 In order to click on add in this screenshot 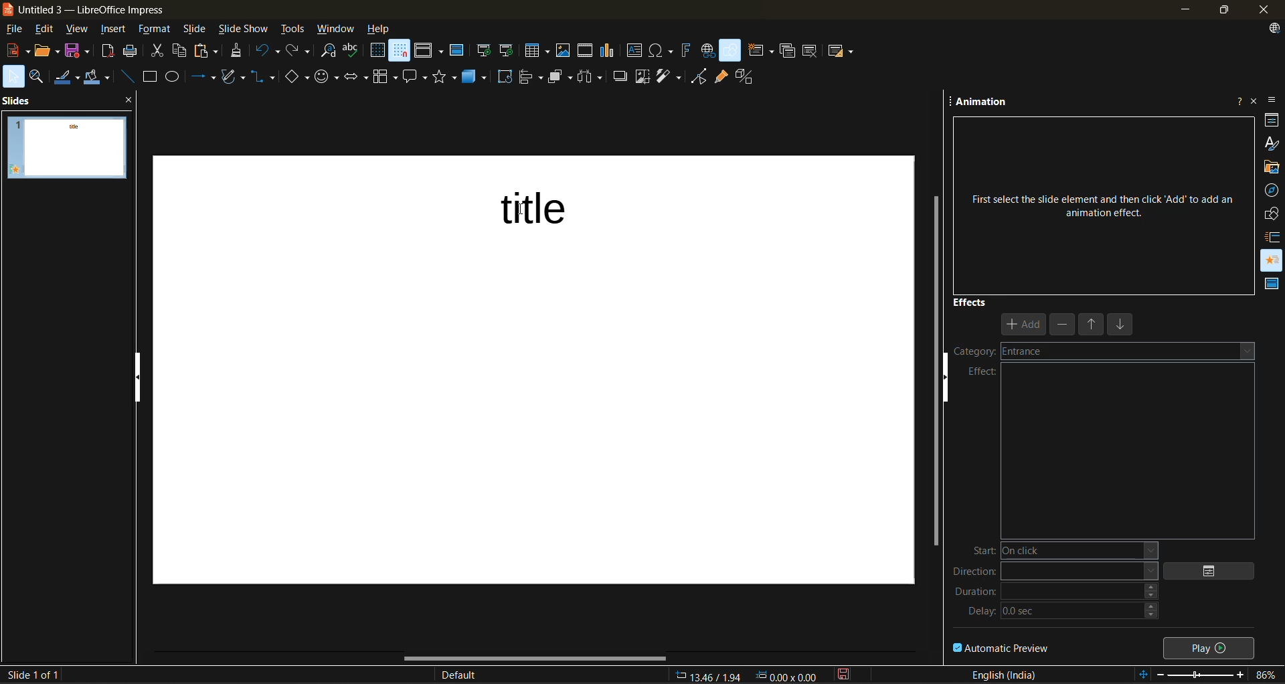, I will do `click(1025, 325)`.